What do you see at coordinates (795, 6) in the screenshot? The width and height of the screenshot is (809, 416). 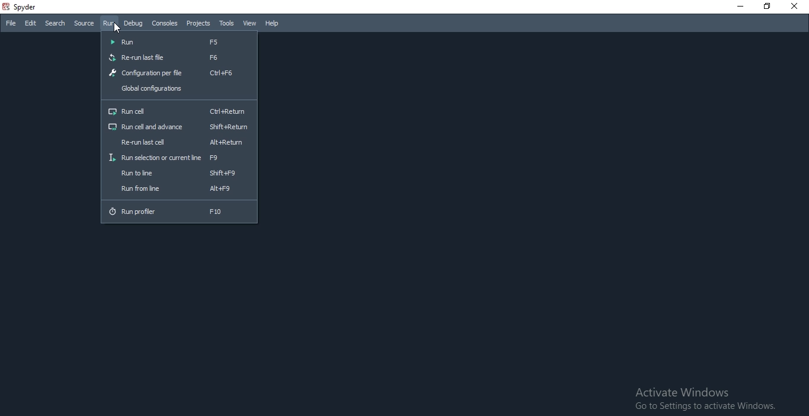 I see `Close` at bounding box center [795, 6].